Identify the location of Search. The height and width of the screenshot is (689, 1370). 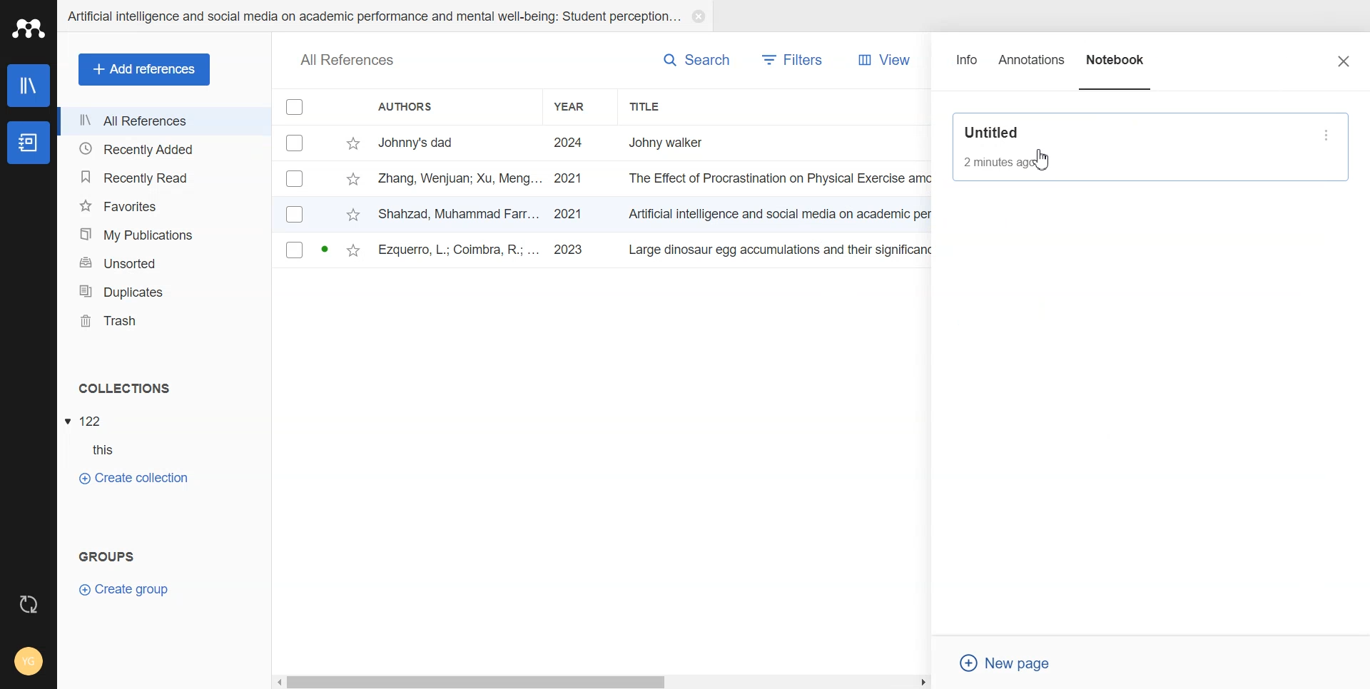
(696, 59).